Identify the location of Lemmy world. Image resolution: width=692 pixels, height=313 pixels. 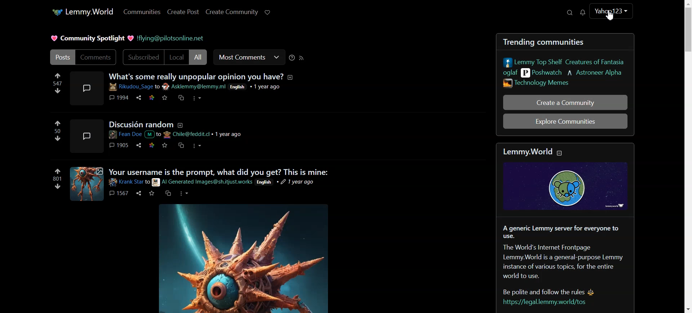
(568, 177).